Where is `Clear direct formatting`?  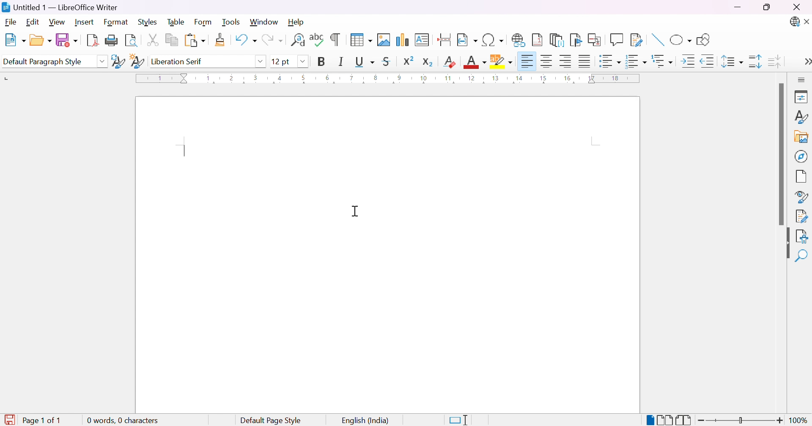
Clear direct formatting is located at coordinates (451, 61).